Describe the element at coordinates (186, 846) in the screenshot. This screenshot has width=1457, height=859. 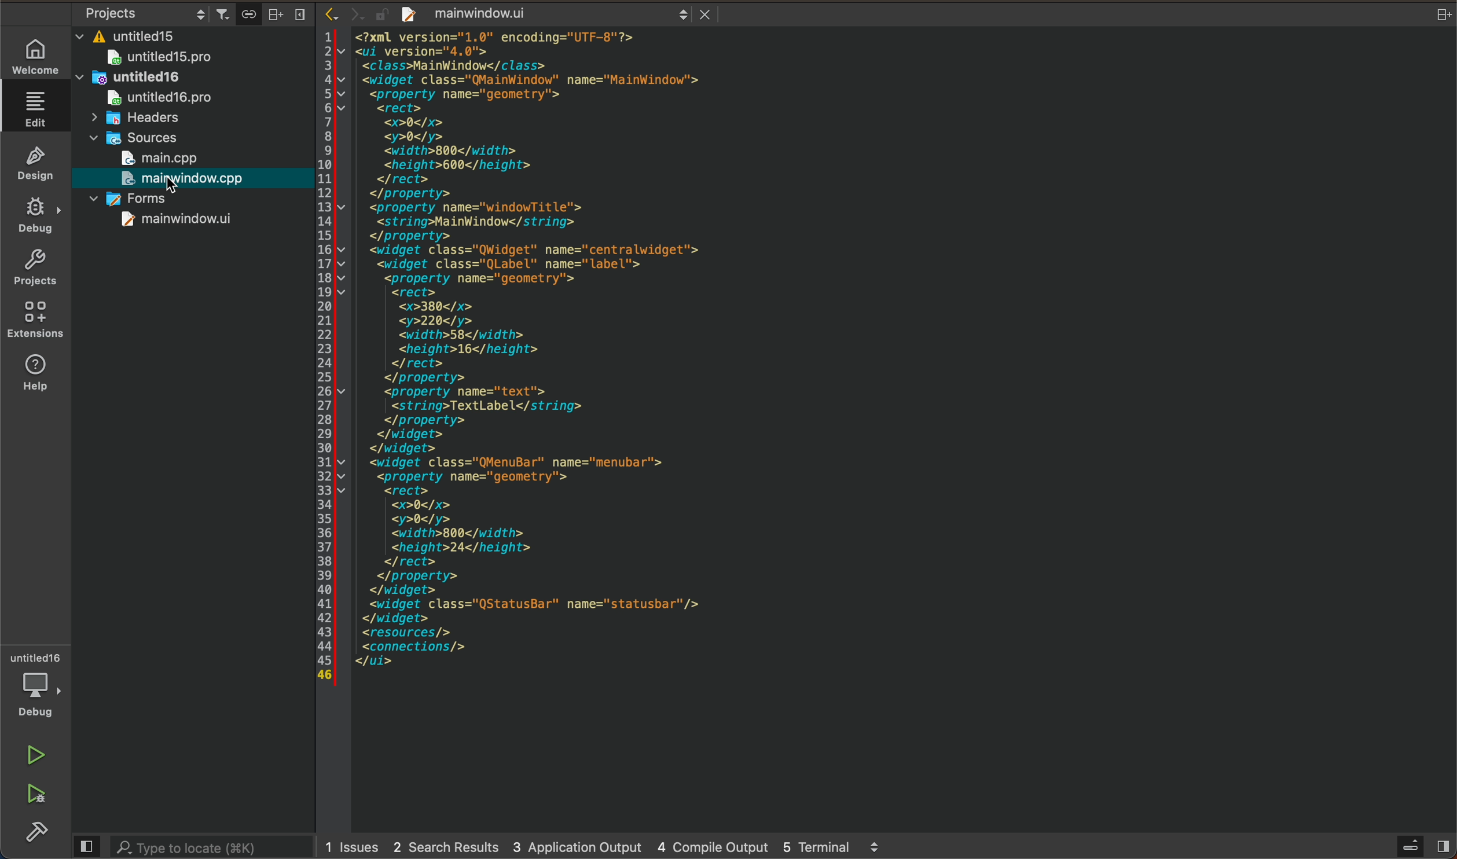
I see `Type to locate` at that location.